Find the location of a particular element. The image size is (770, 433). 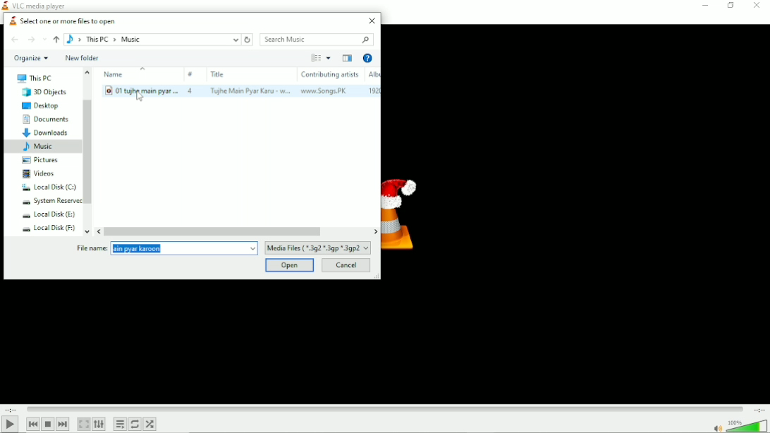

Volume is located at coordinates (739, 425).